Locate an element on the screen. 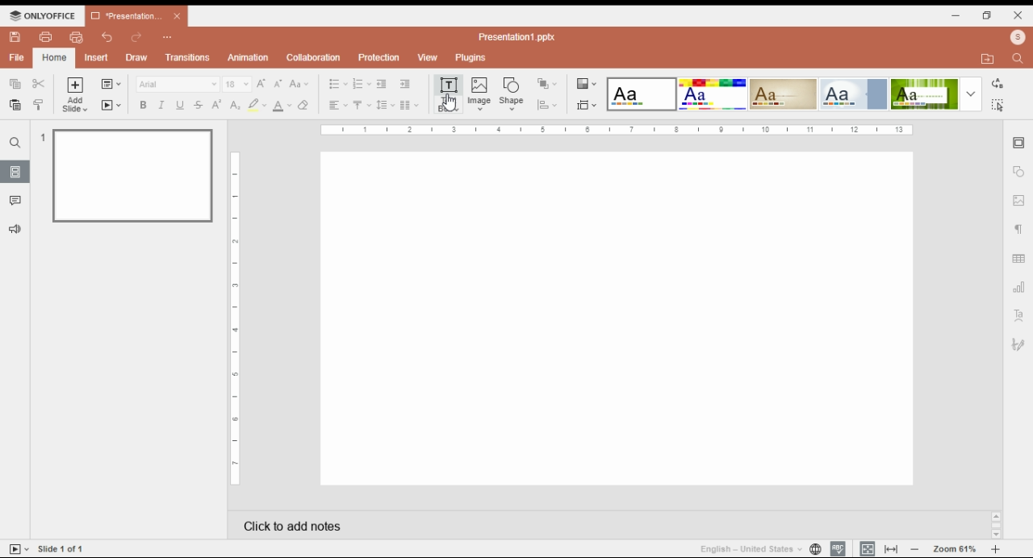  bullets is located at coordinates (337, 83).